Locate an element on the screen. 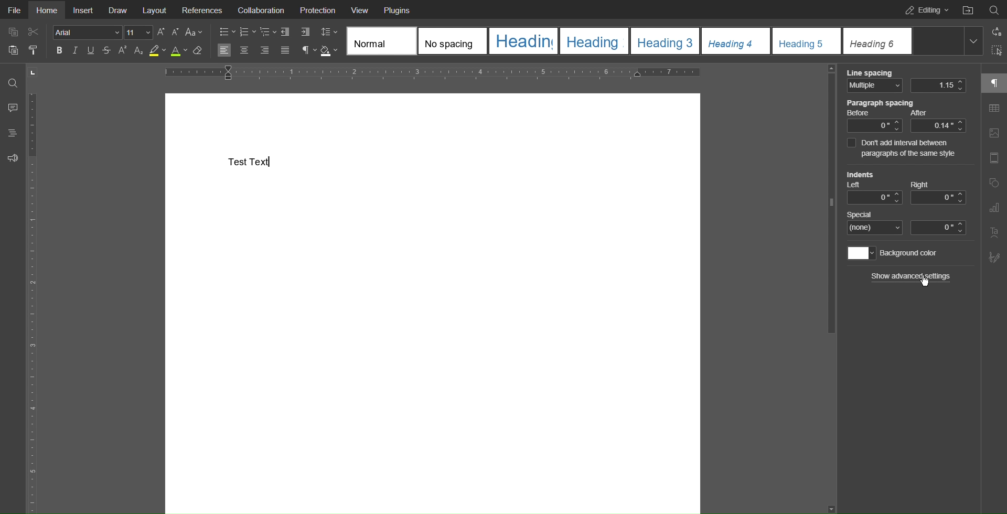 The width and height of the screenshot is (1007, 514). Show advanced settings is located at coordinates (912, 276).